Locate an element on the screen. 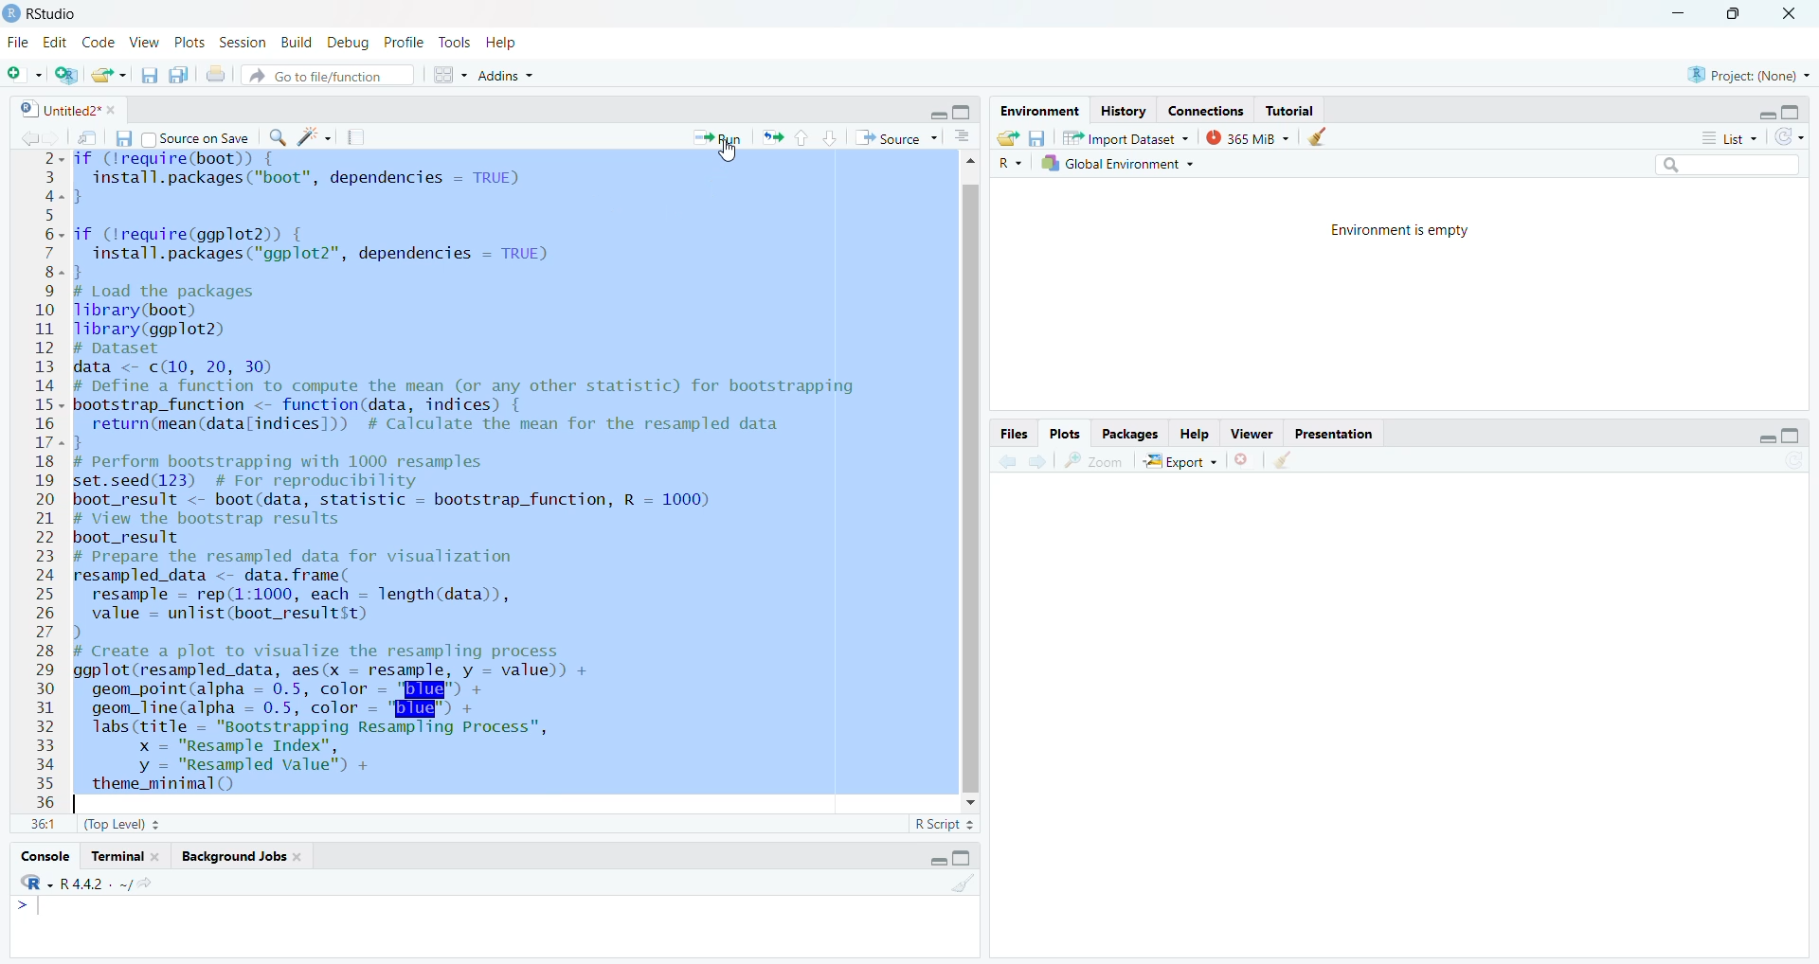 The image size is (1819, 964). ®) Project: (None) ~ is located at coordinates (1748, 74).